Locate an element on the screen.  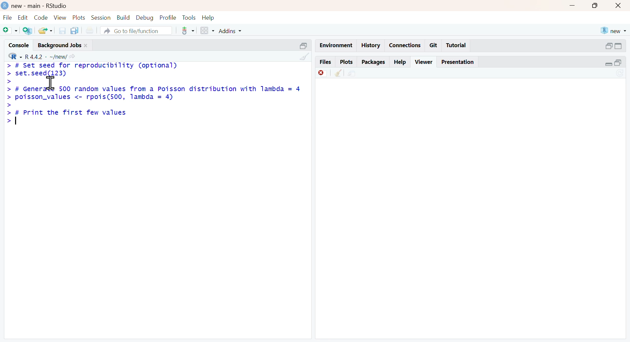
build is located at coordinates (123, 17).